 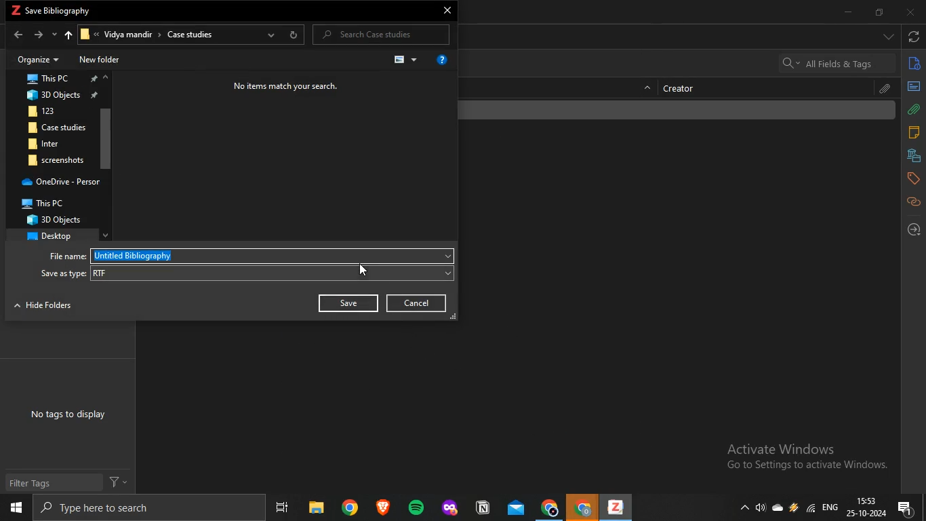 I want to click on sync with zotero.org, so click(x=914, y=35).